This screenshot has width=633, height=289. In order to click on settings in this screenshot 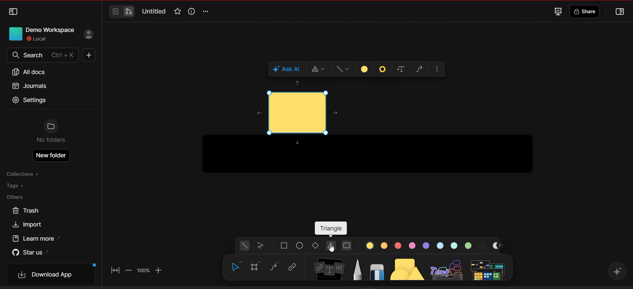, I will do `click(30, 101)`.